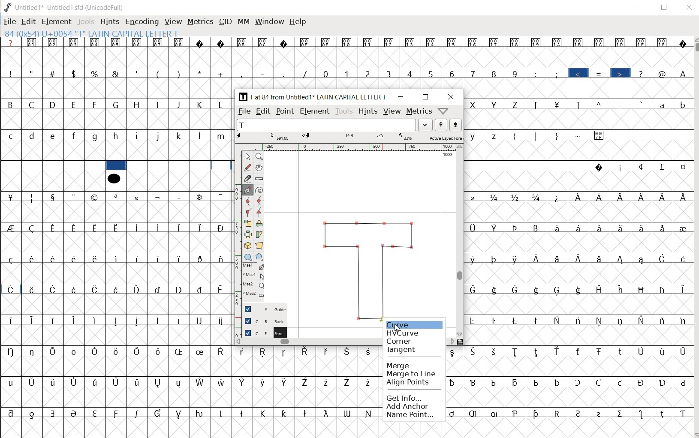 The image size is (699, 438). I want to click on Symbol, so click(663, 259).